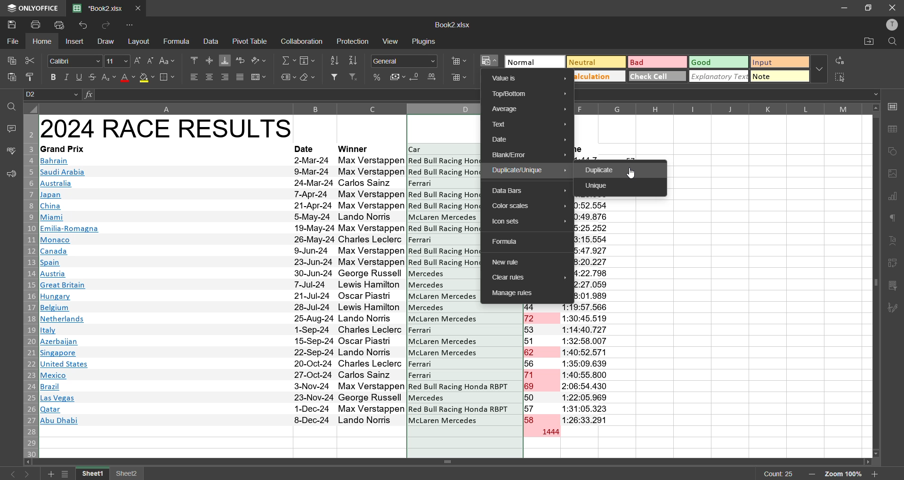 This screenshot has width=904, height=480. What do you see at coordinates (602, 170) in the screenshot?
I see `duplicate` at bounding box center [602, 170].